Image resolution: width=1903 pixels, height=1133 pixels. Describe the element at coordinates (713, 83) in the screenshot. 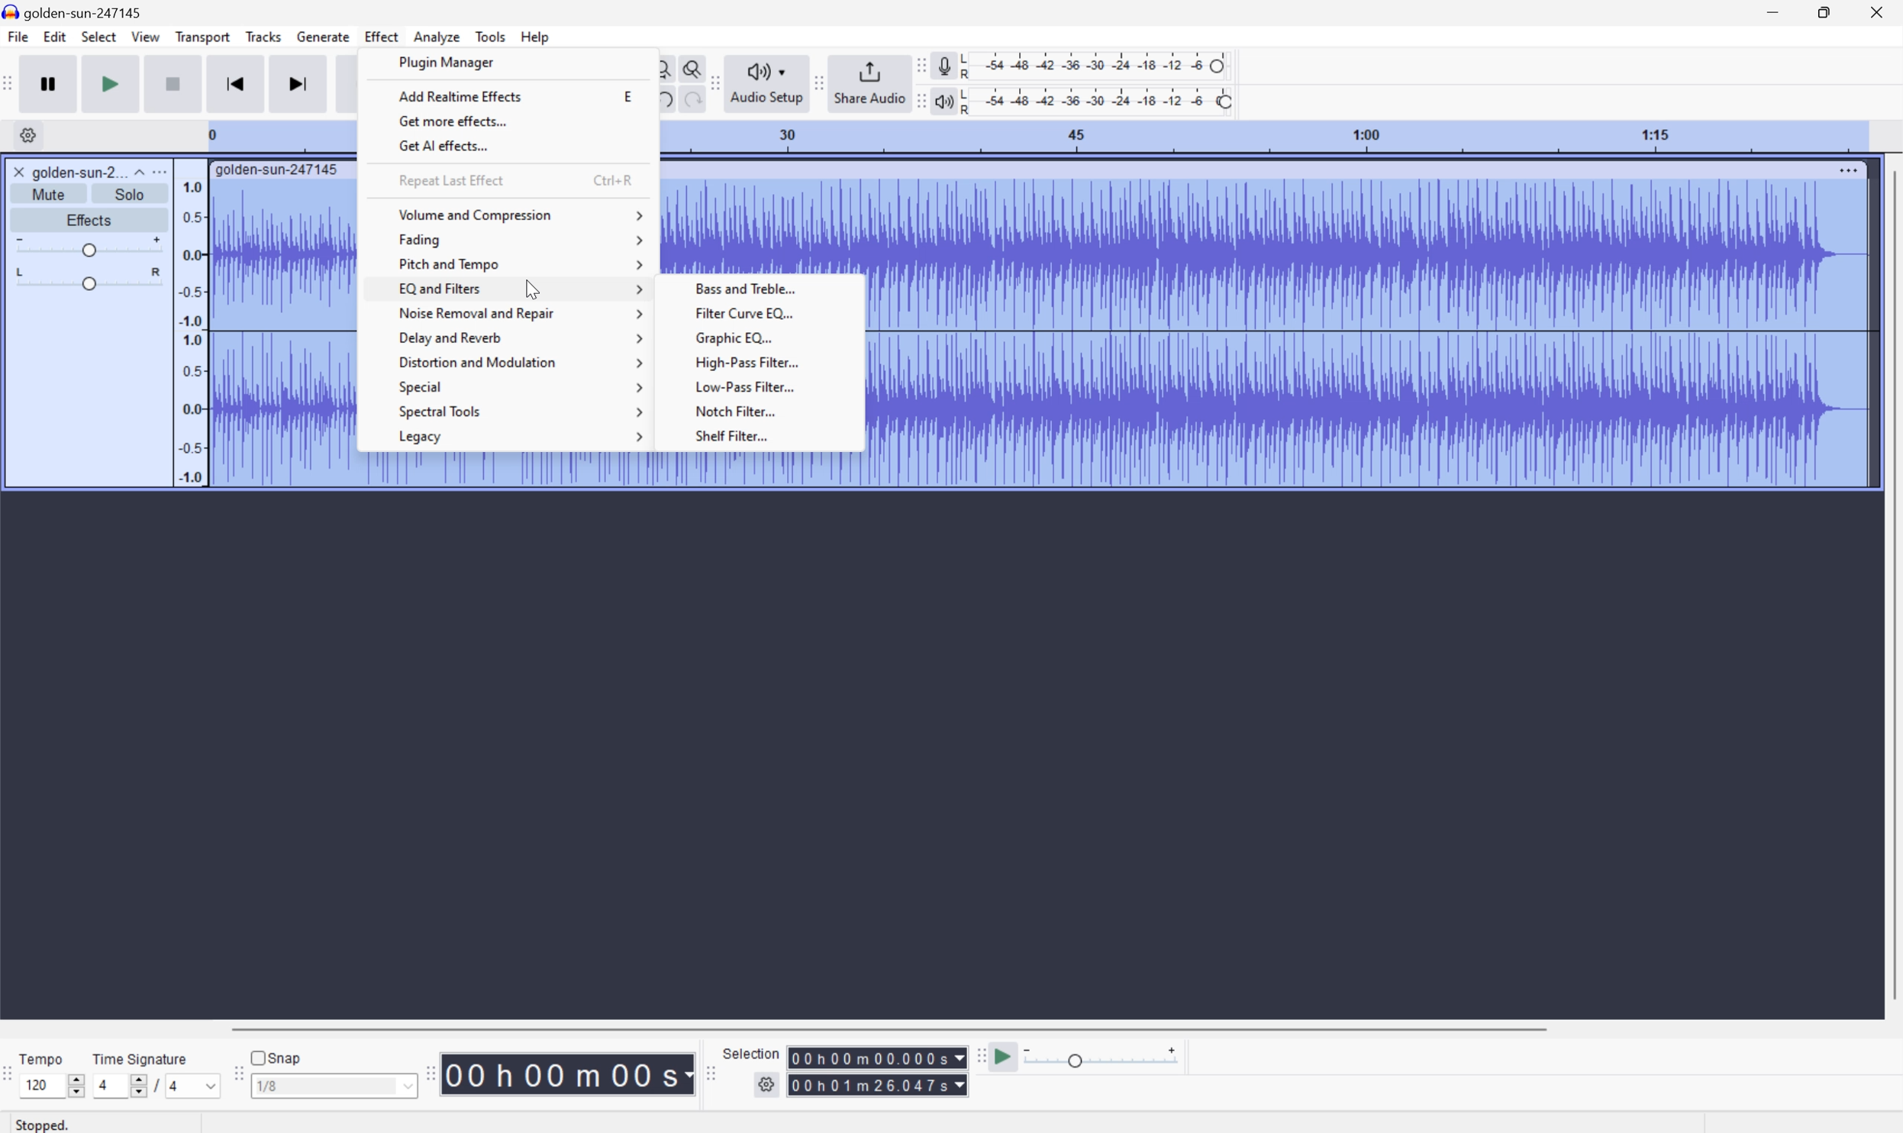

I see `Audacity audio setup toolbar` at that location.